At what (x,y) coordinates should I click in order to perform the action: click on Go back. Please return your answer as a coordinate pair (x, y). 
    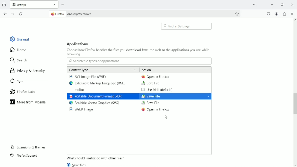
    Looking at the image, I should click on (5, 14).